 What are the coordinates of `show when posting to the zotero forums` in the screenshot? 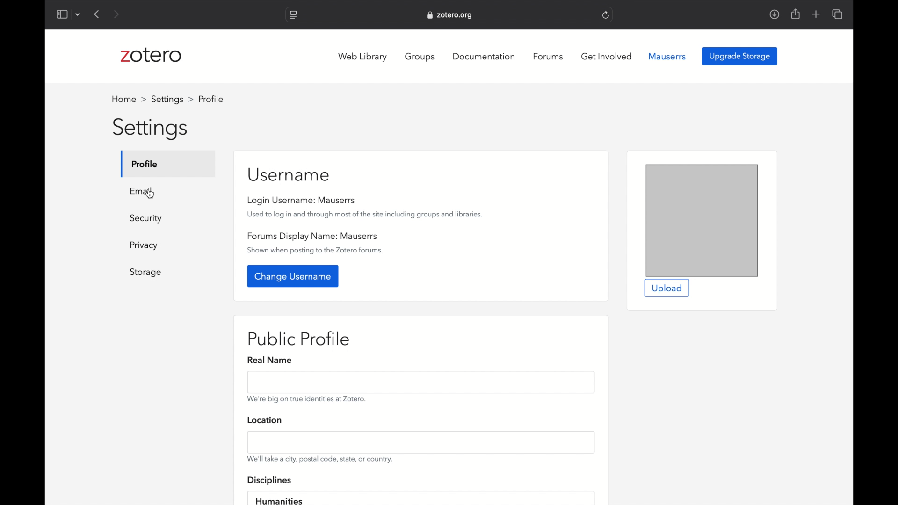 It's located at (316, 250).